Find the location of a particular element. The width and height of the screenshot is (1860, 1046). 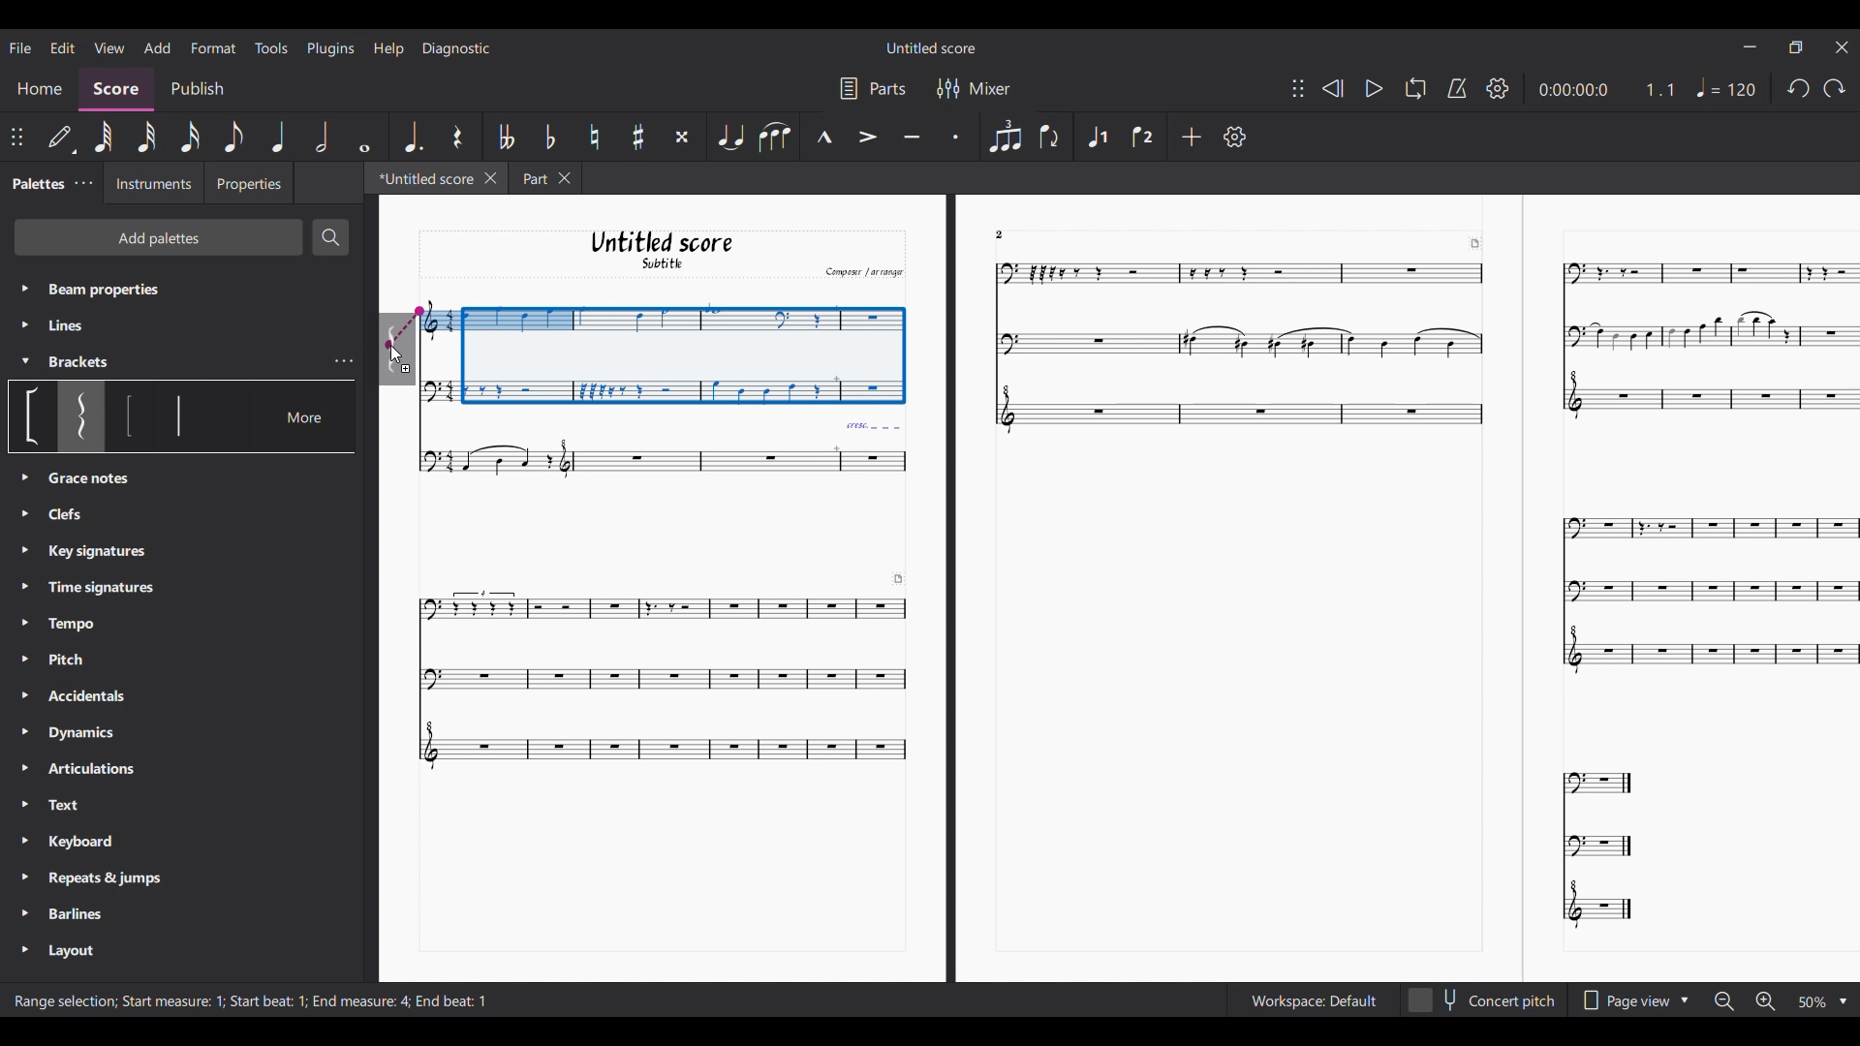

Maximize is located at coordinates (1796, 49).